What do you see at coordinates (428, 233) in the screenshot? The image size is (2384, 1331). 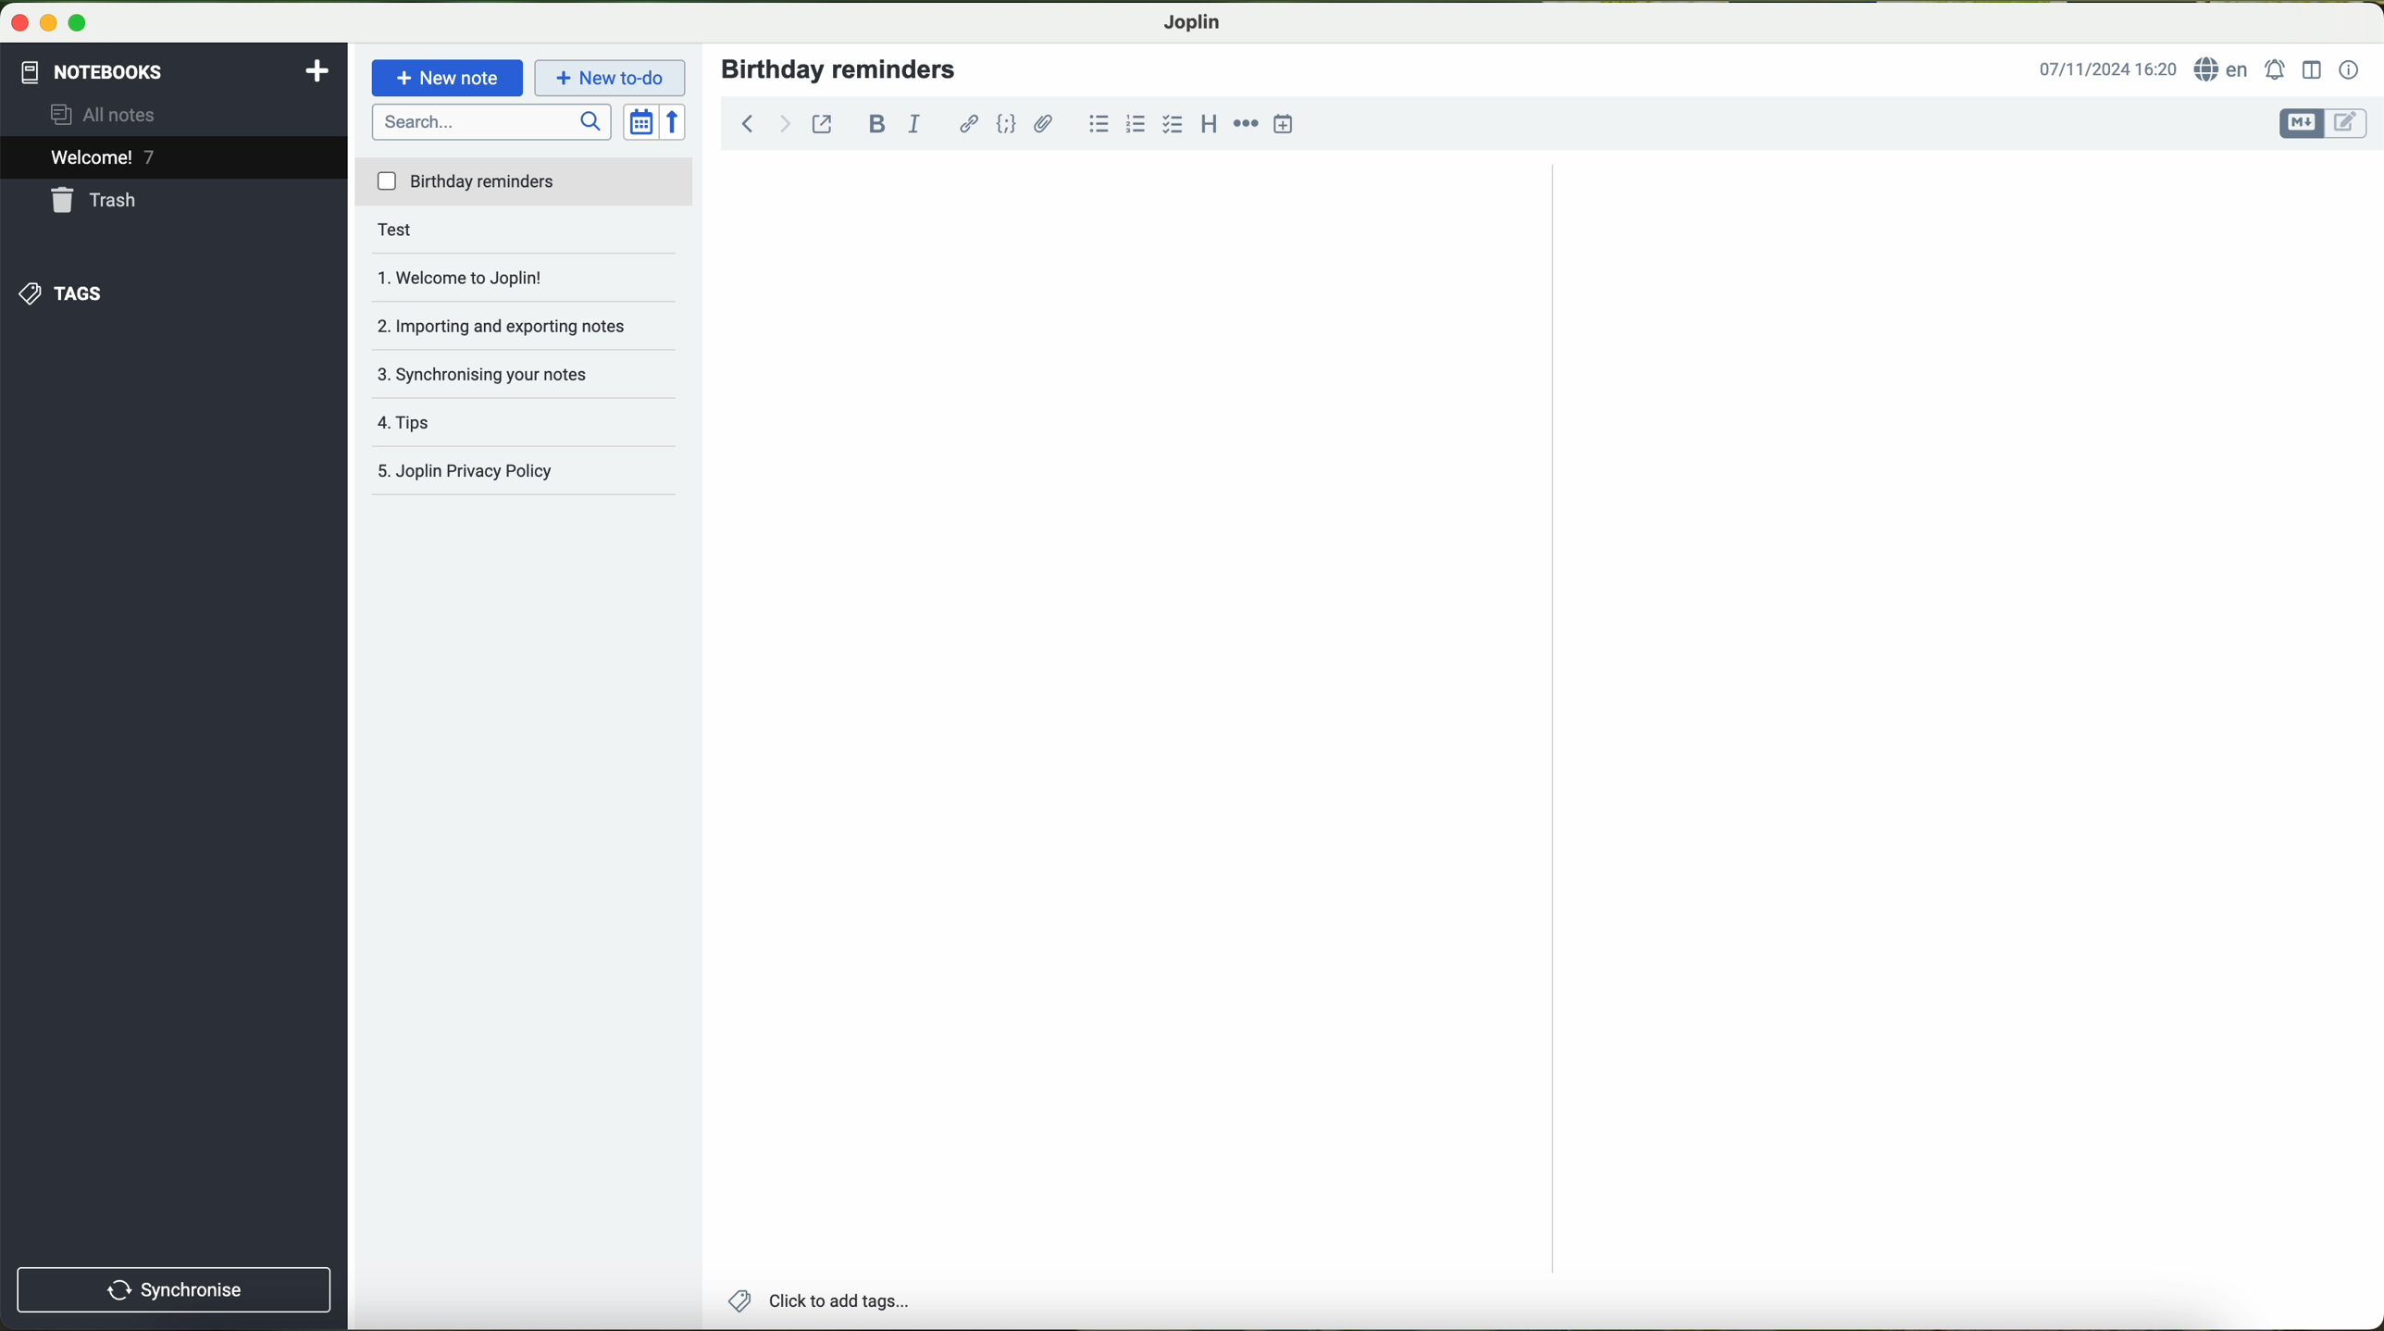 I see `test` at bounding box center [428, 233].